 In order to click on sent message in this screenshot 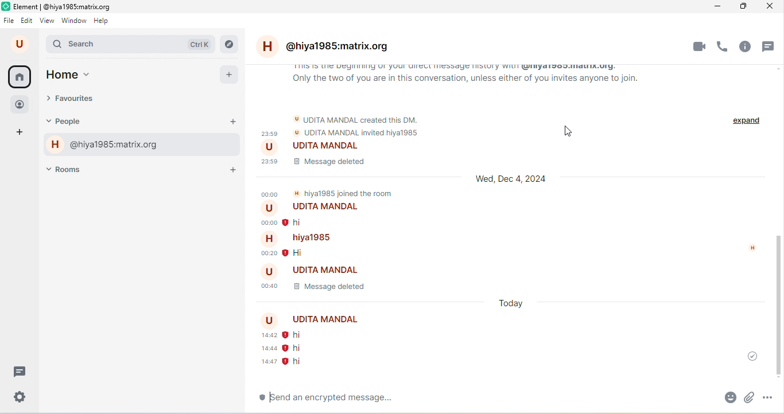, I will do `click(283, 362)`.